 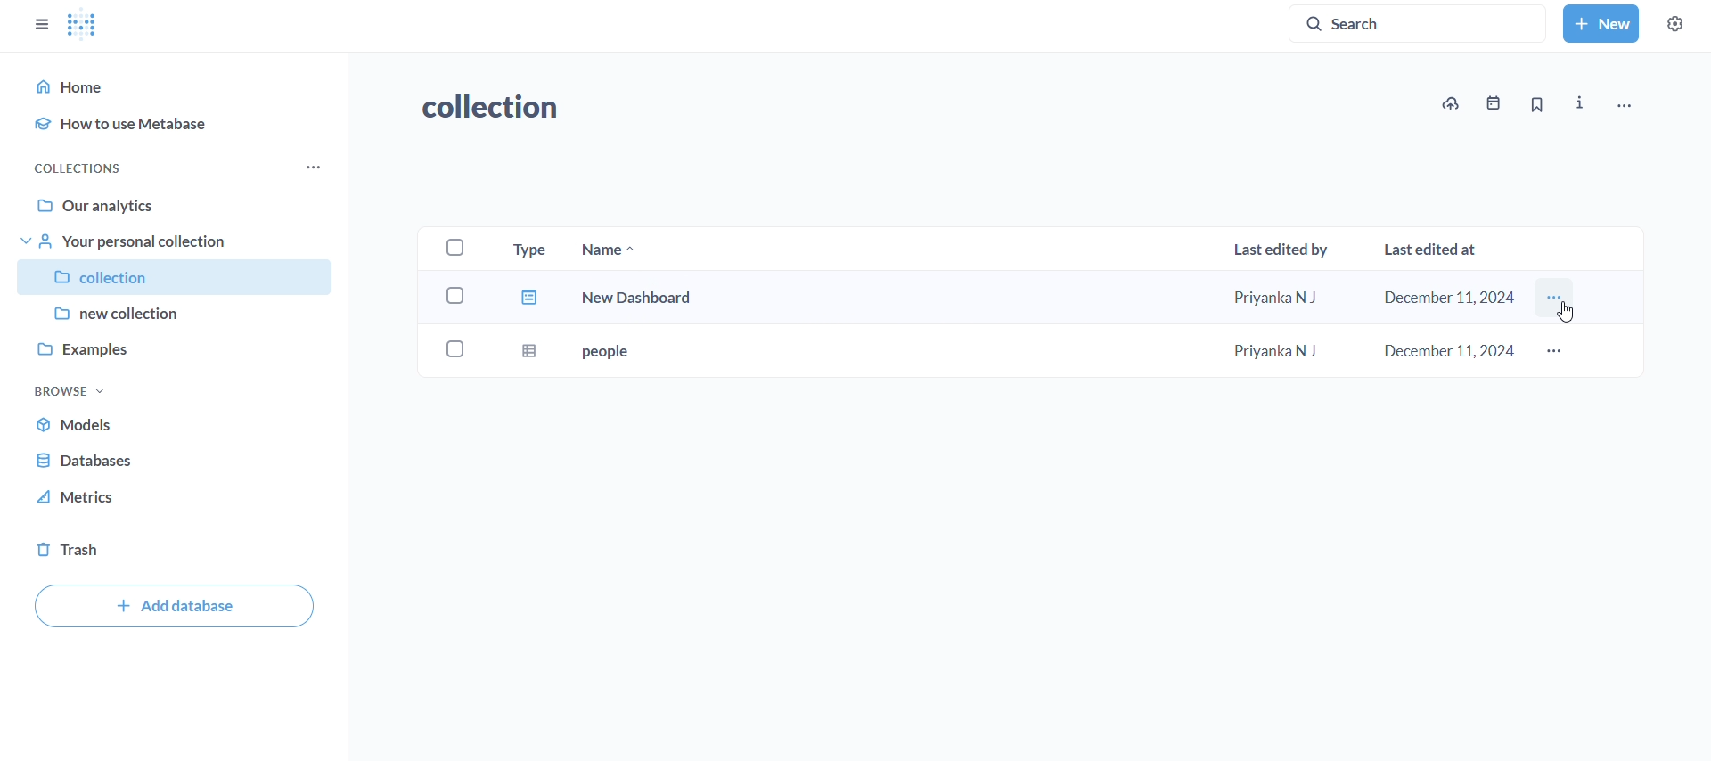 I want to click on settings, so click(x=1674, y=24).